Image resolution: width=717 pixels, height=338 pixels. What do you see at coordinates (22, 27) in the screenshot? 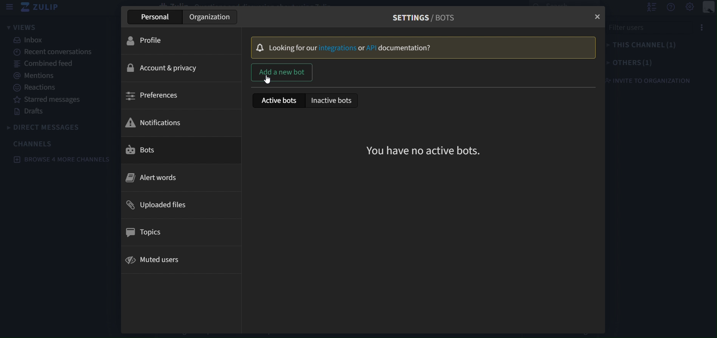
I see `view` at bounding box center [22, 27].